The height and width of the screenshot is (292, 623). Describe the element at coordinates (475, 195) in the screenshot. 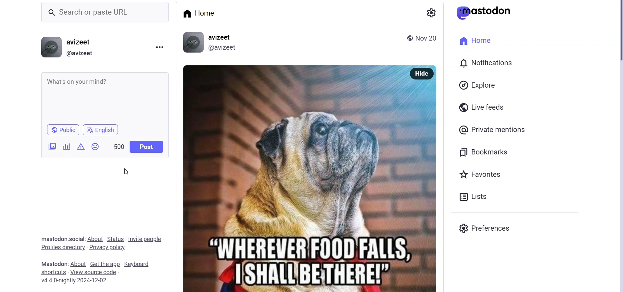

I see `lists` at that location.